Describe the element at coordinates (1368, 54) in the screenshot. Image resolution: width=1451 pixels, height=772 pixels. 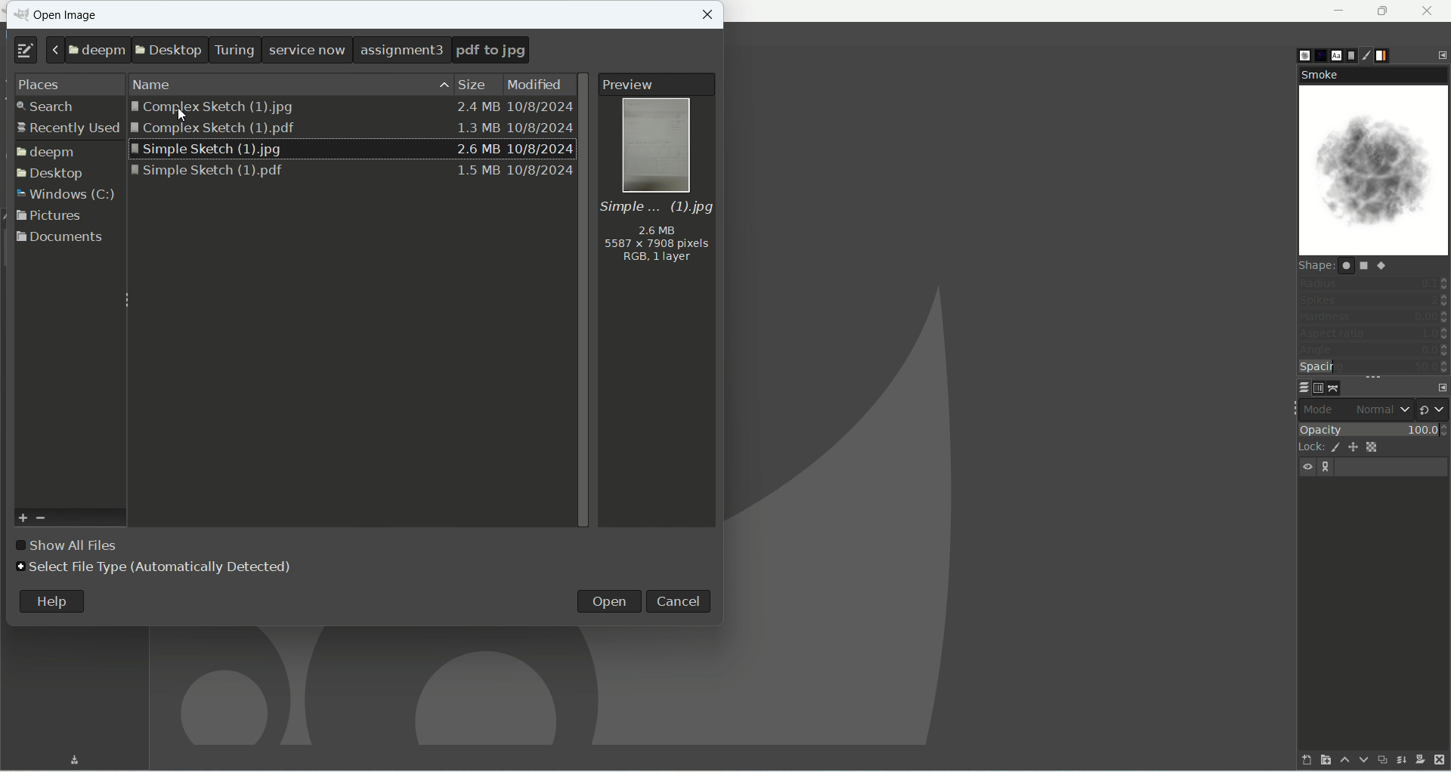
I see `brush editor` at that location.